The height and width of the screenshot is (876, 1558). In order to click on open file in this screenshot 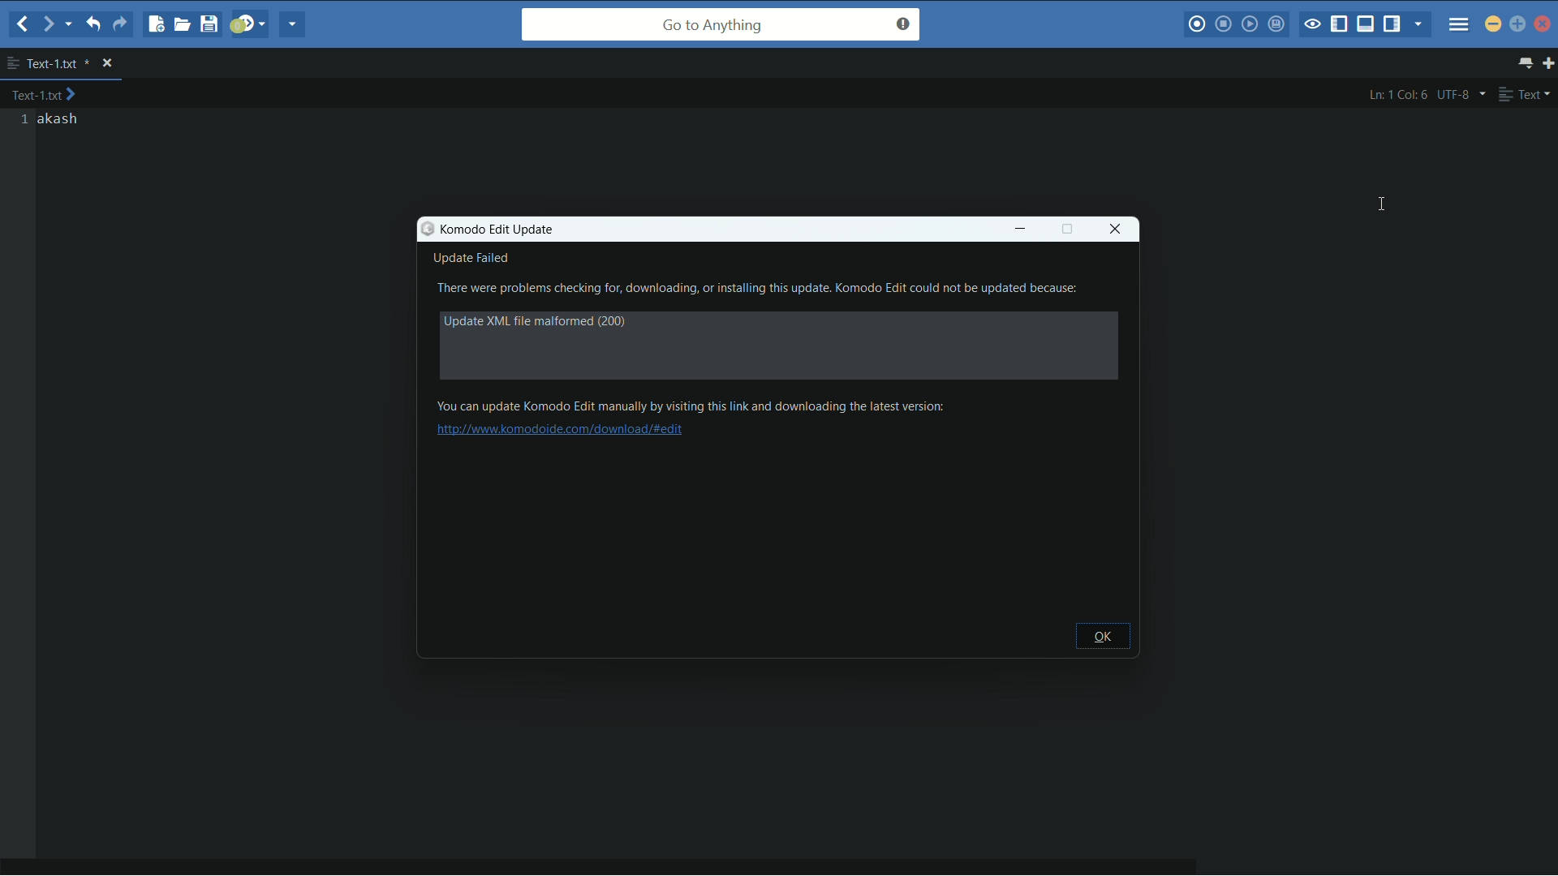, I will do `click(183, 24)`.